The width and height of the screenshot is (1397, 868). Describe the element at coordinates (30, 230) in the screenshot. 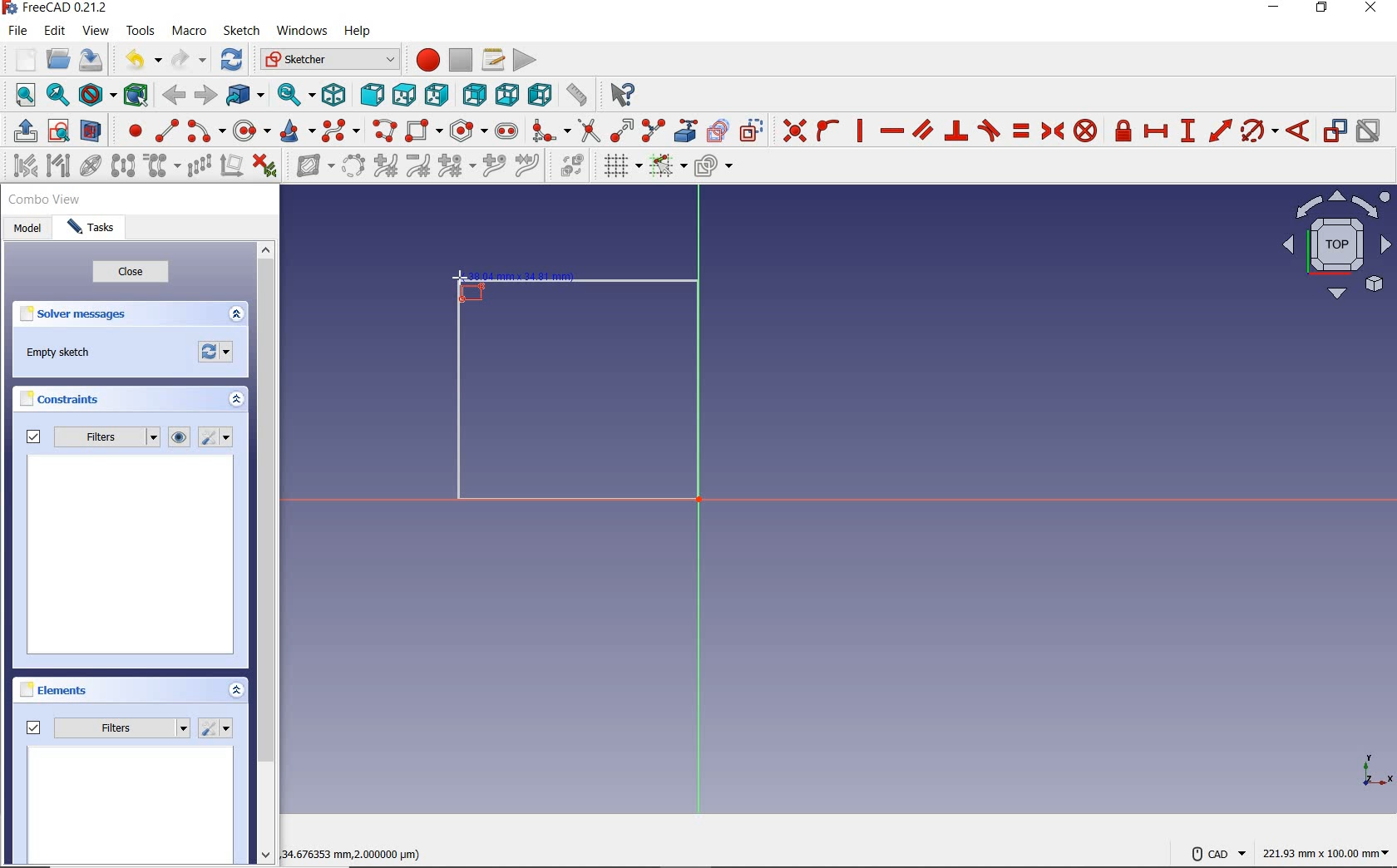

I see `model` at that location.